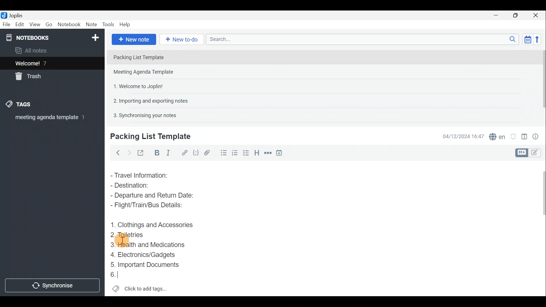 The height and width of the screenshot is (307, 546). Describe the element at coordinates (522, 152) in the screenshot. I see `Toggle editors` at that location.